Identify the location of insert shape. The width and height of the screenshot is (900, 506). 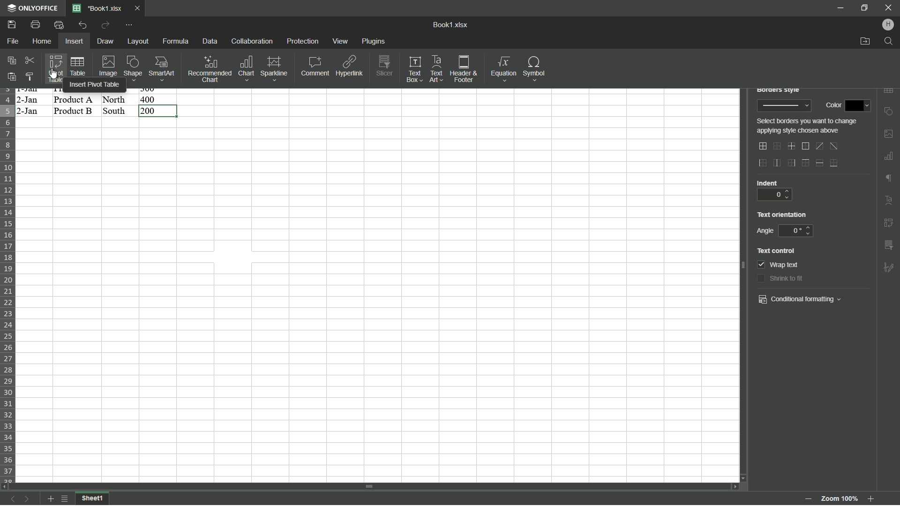
(889, 112).